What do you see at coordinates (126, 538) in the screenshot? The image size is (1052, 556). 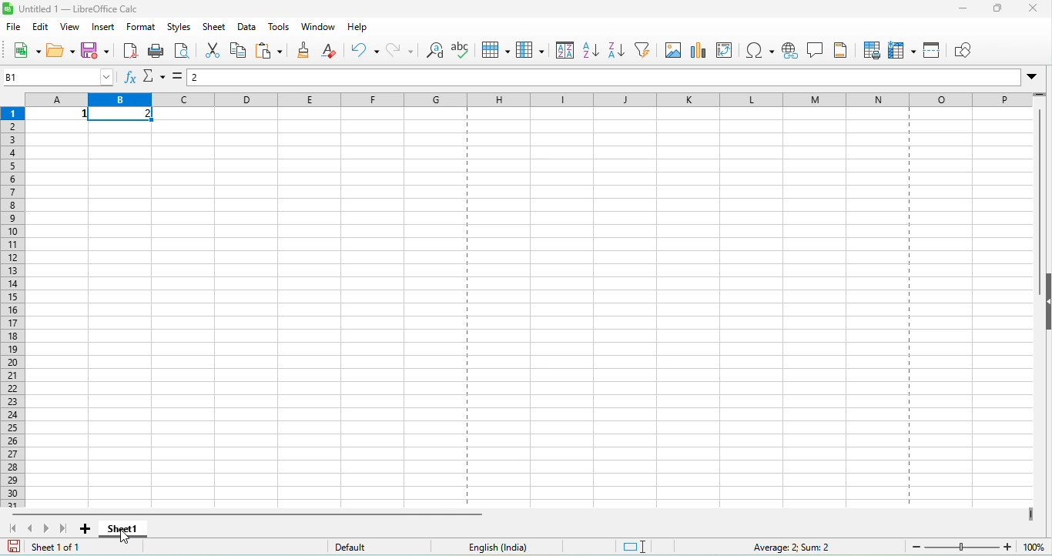 I see `cursor` at bounding box center [126, 538].